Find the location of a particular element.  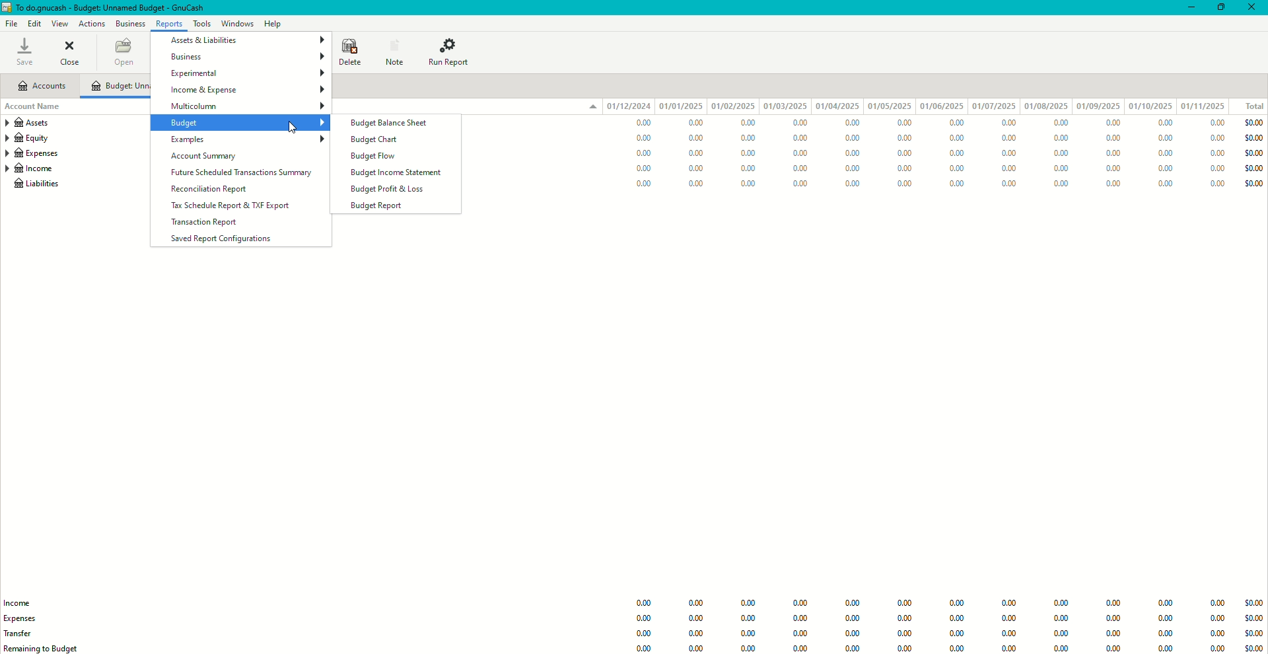

Close is located at coordinates (69, 52).